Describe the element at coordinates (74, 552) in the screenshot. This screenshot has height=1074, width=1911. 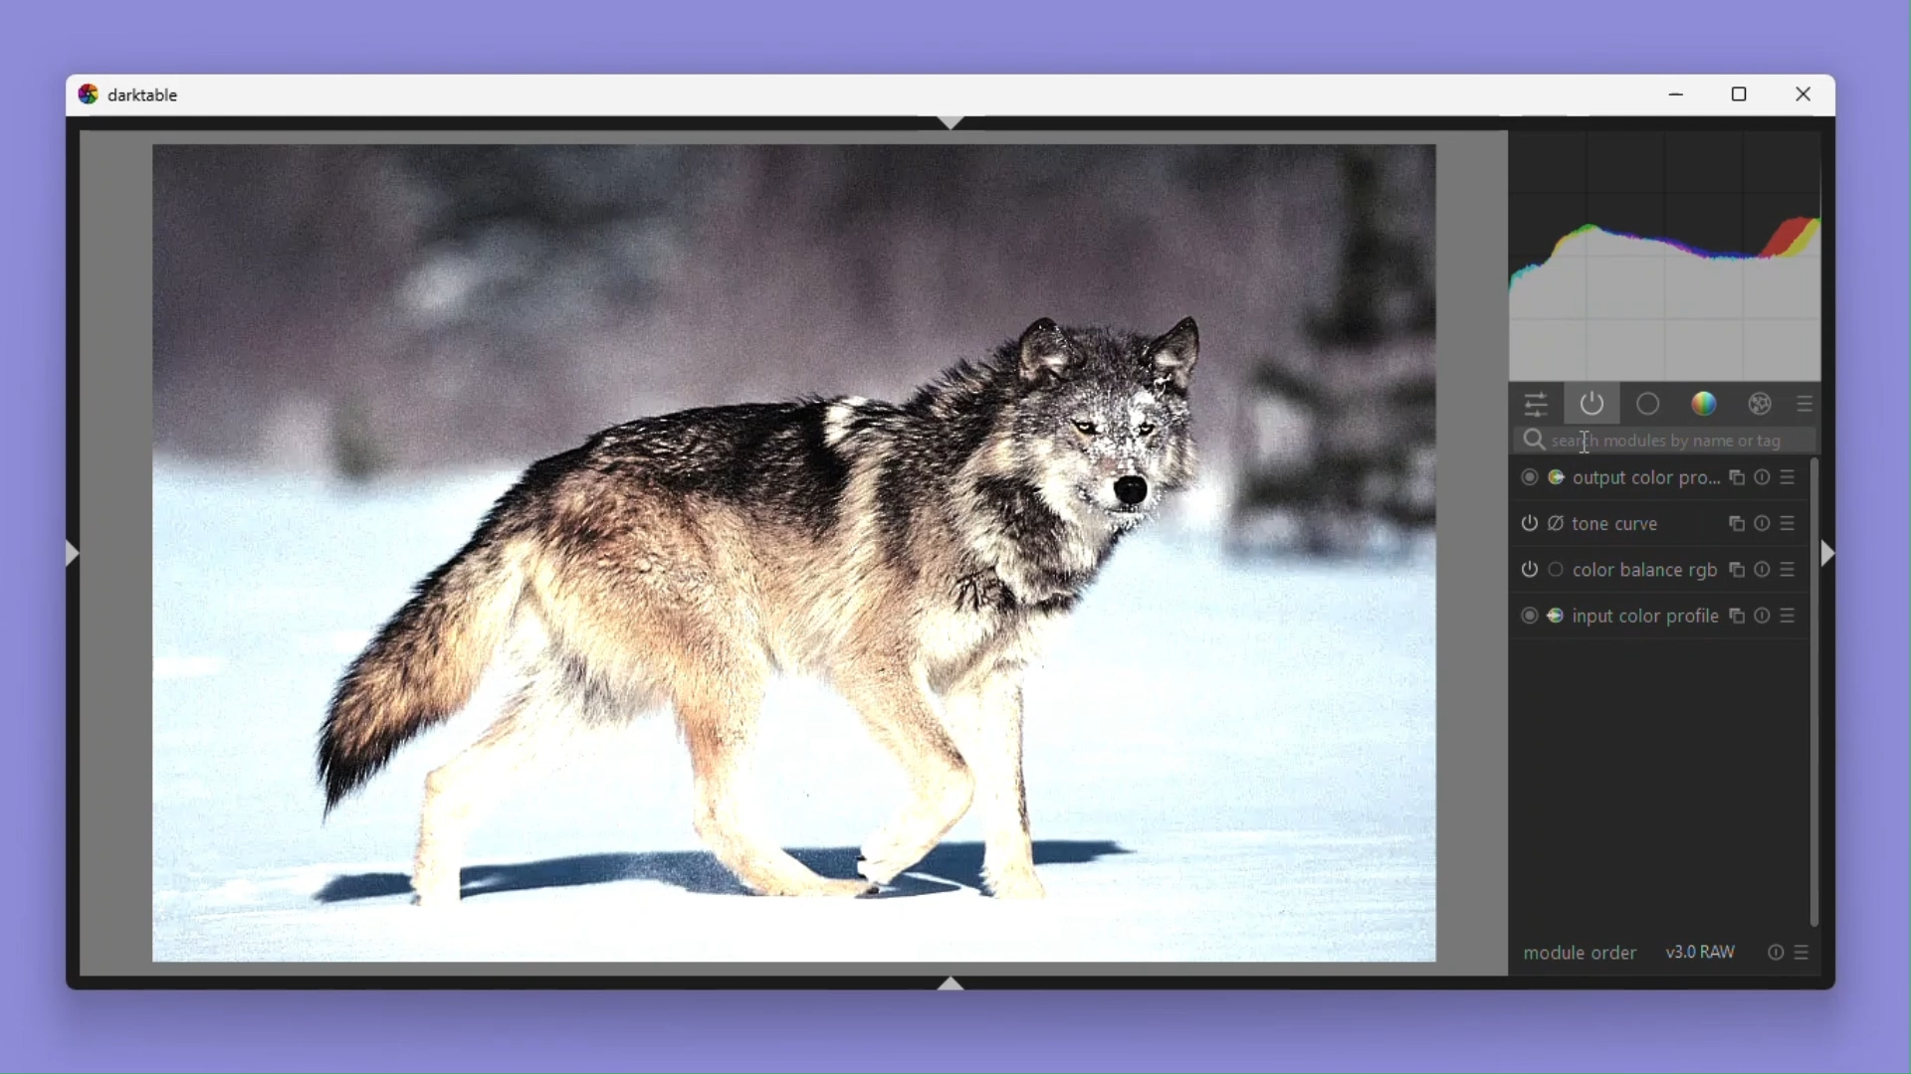
I see `shift+ctrl+l` at that location.